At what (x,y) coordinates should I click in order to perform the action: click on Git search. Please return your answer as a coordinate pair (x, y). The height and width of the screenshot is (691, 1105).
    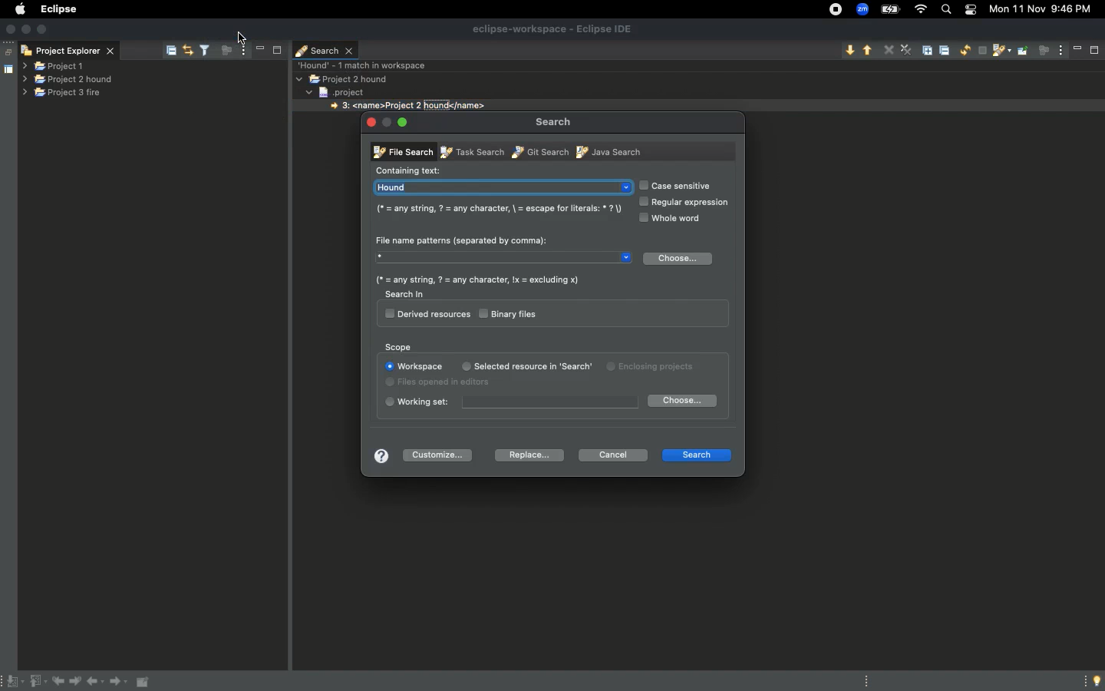
    Looking at the image, I should click on (538, 151).